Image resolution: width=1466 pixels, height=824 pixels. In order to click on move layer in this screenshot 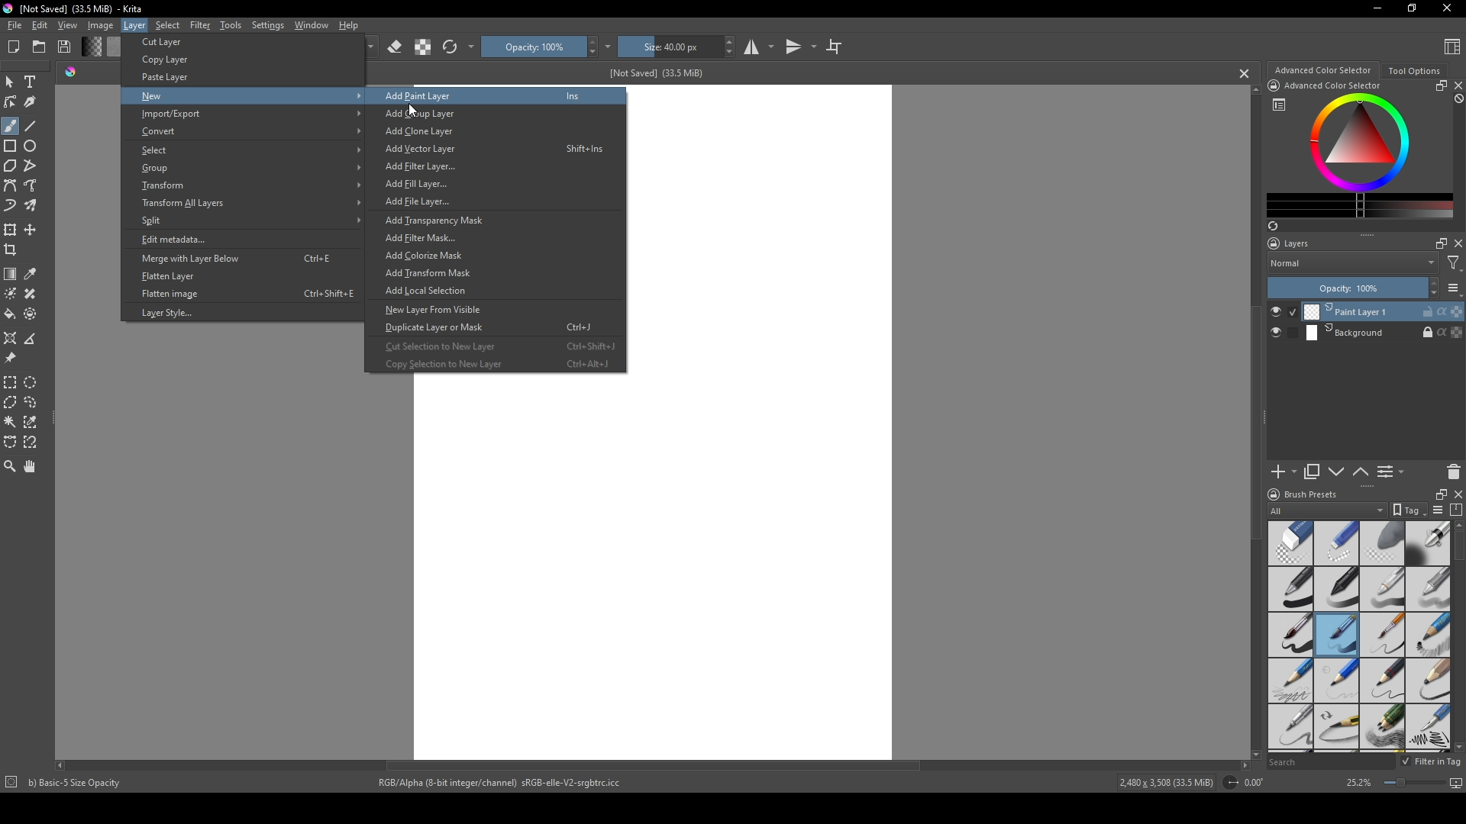, I will do `click(31, 230)`.